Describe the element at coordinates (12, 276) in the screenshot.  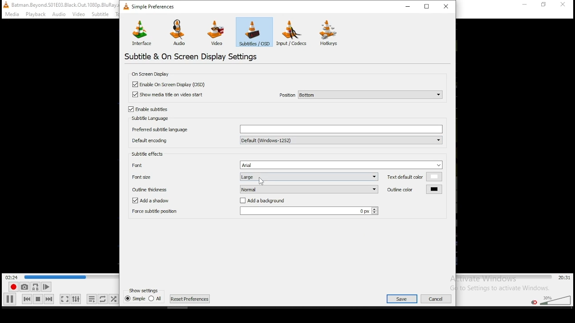
I see `elapsed time` at that location.